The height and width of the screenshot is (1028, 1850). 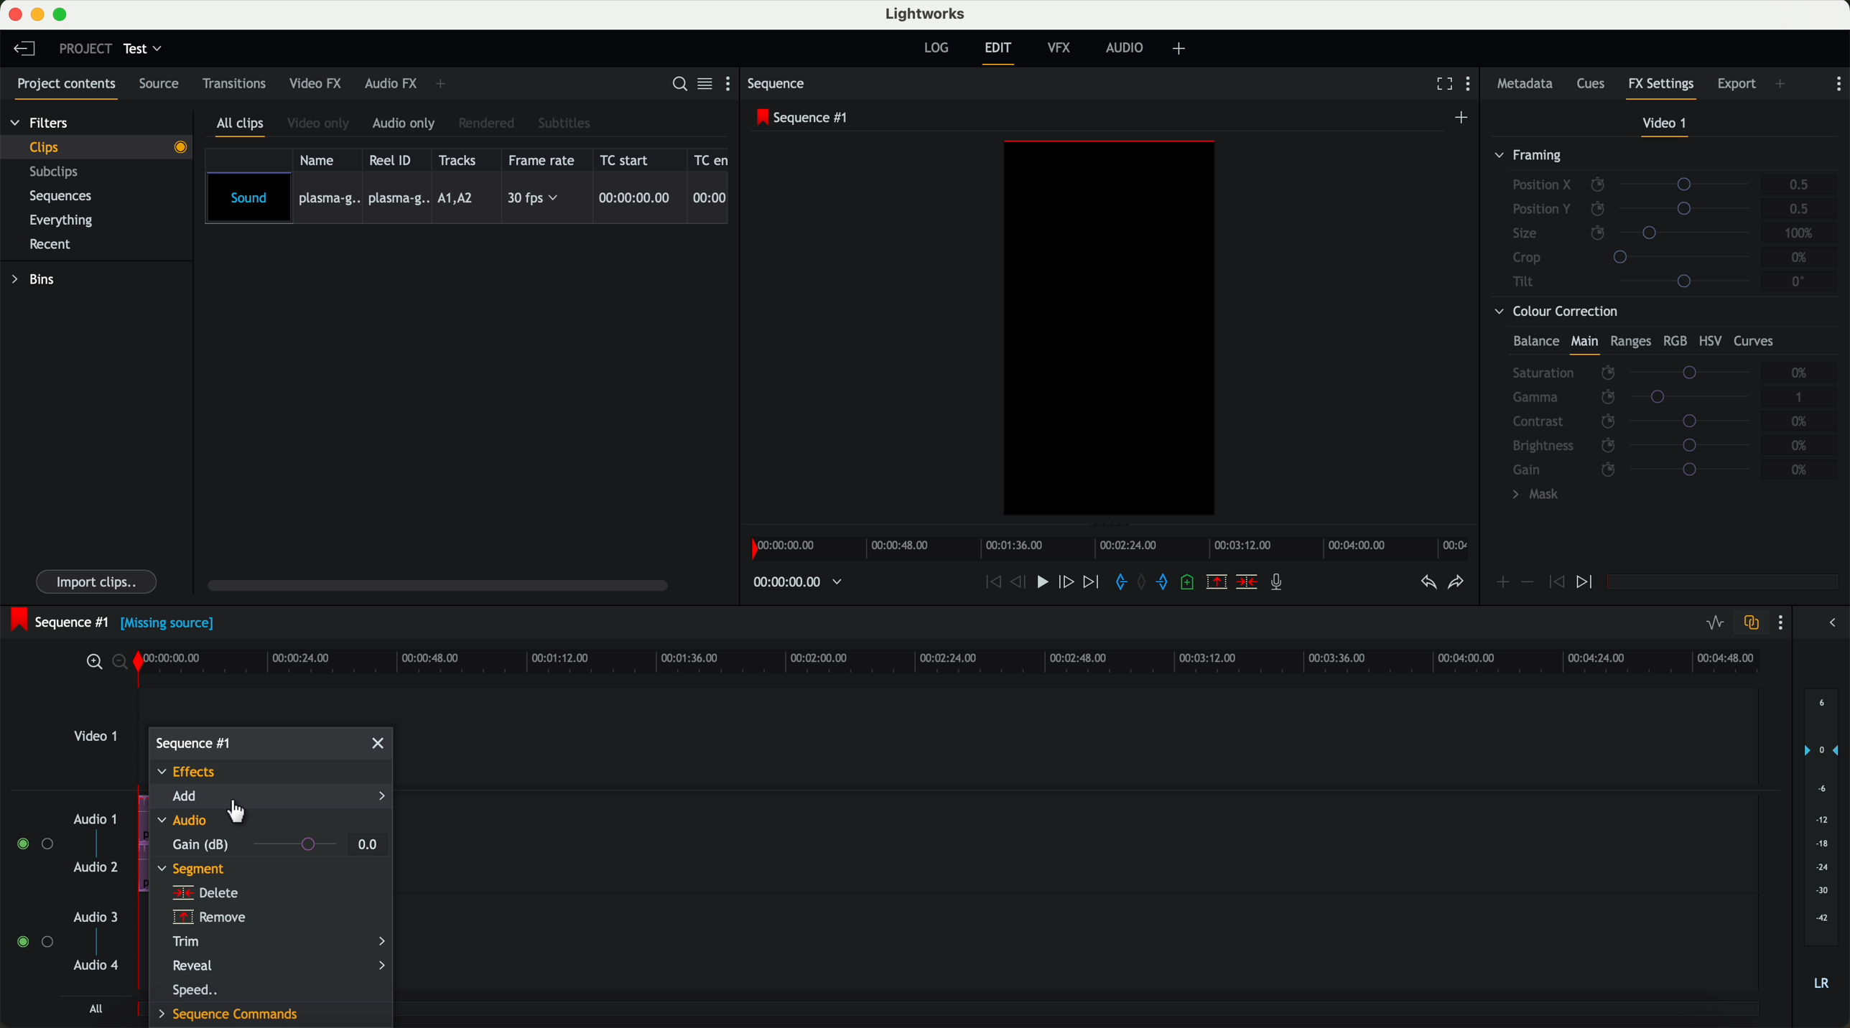 I want to click on delete/cut, so click(x=1245, y=583).